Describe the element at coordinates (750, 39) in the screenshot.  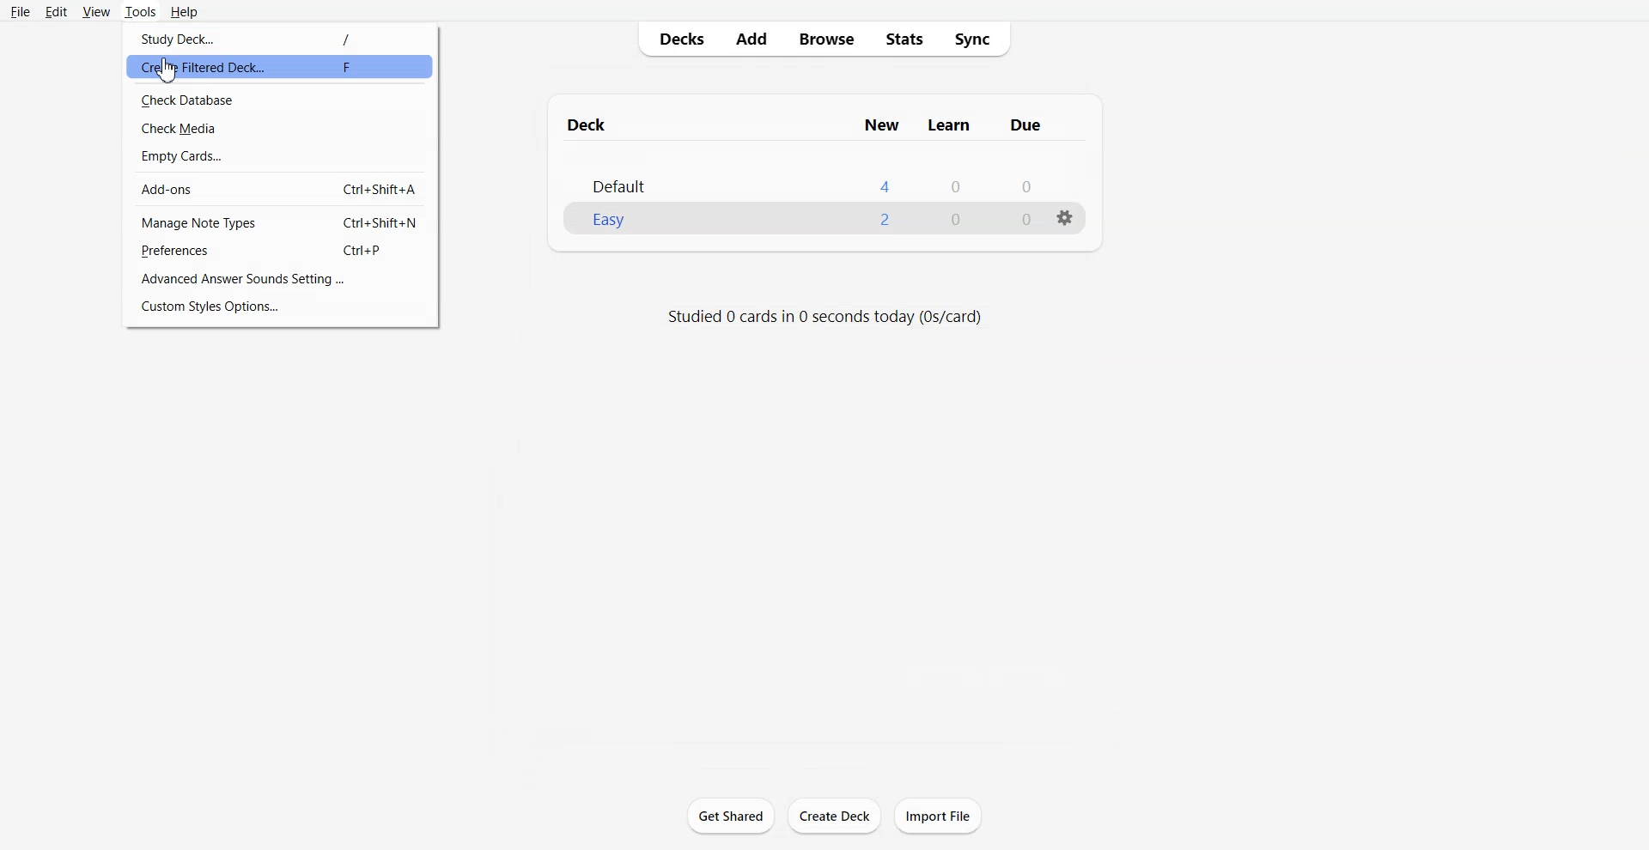
I see `Add` at that location.